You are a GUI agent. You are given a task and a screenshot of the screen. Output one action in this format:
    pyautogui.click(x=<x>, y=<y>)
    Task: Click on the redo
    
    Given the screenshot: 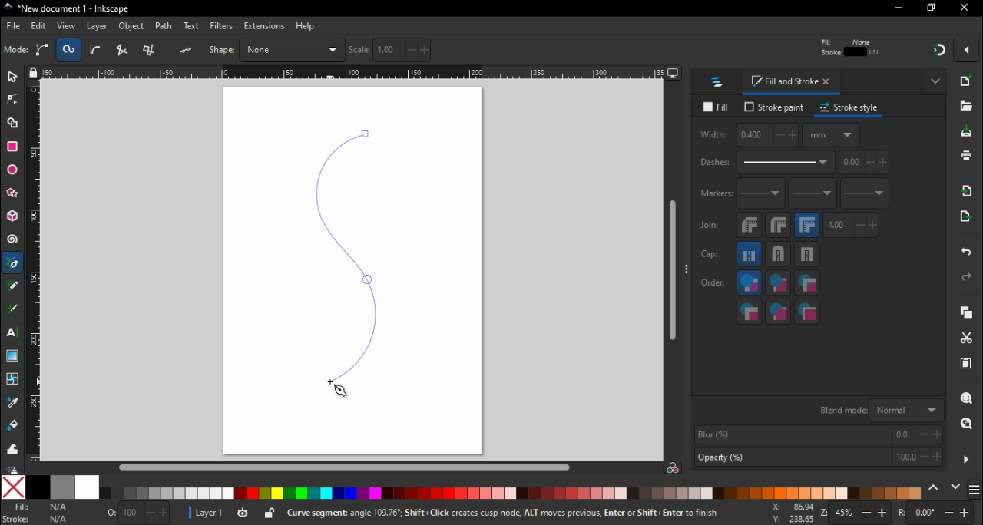 What is the action you would take?
    pyautogui.click(x=969, y=279)
    